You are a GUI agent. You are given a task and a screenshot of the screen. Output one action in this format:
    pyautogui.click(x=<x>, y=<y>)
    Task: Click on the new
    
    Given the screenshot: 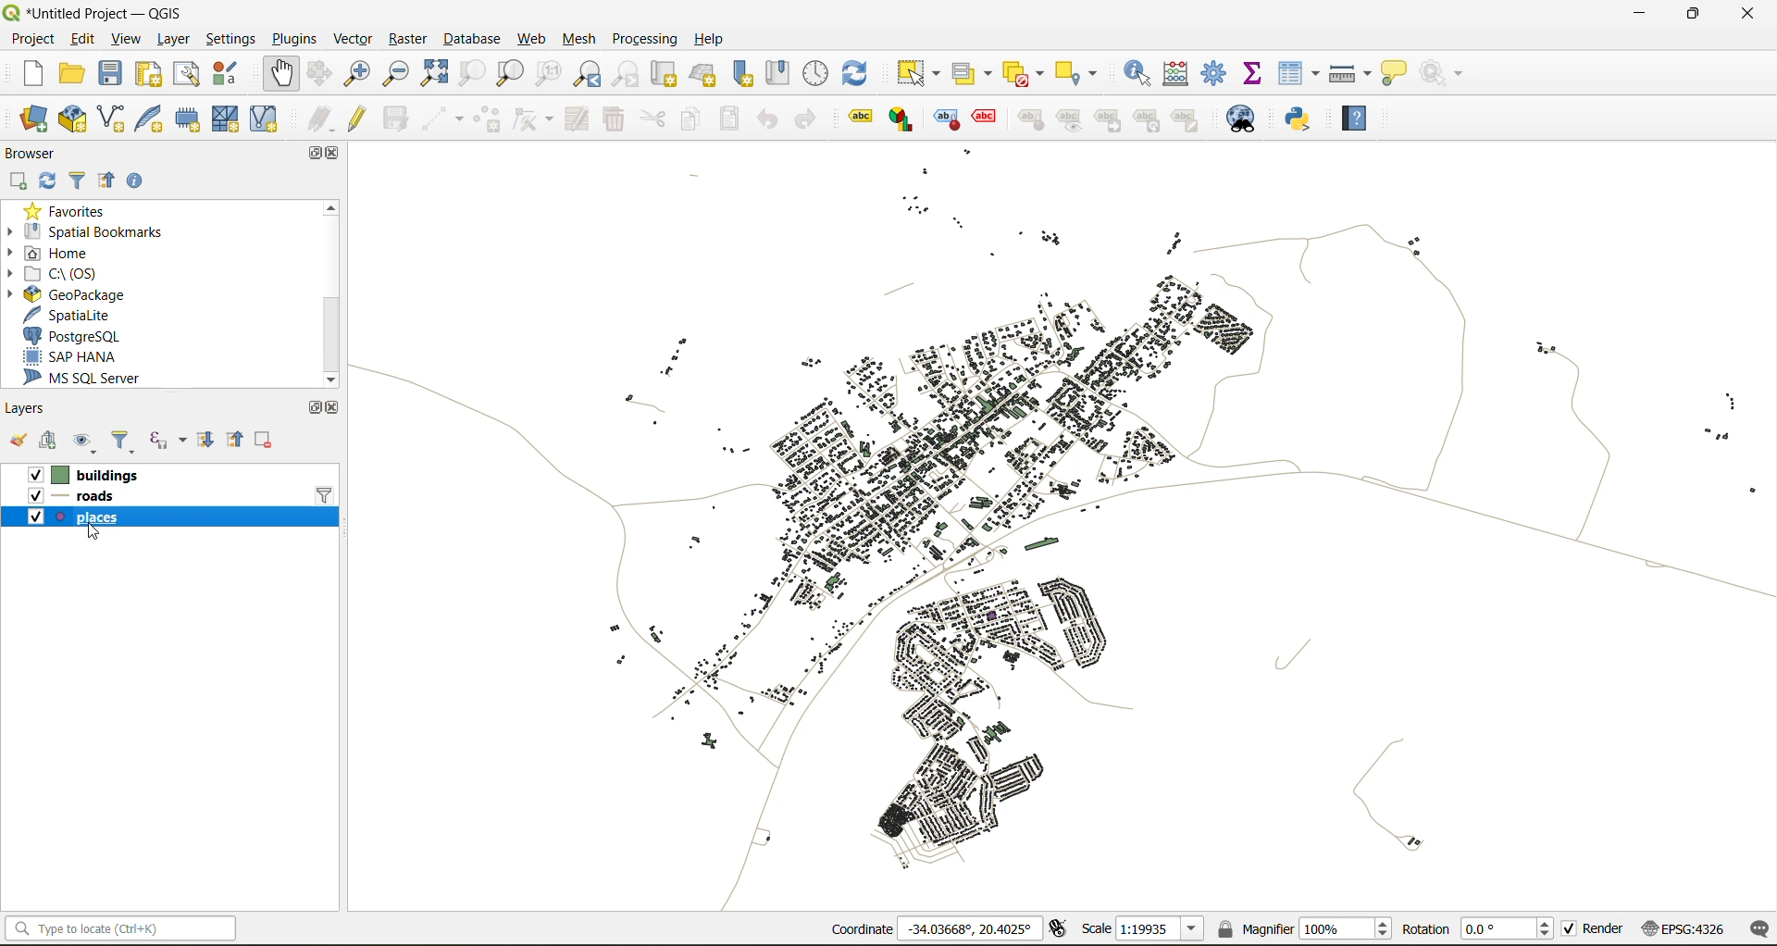 What is the action you would take?
    pyautogui.click(x=34, y=74)
    